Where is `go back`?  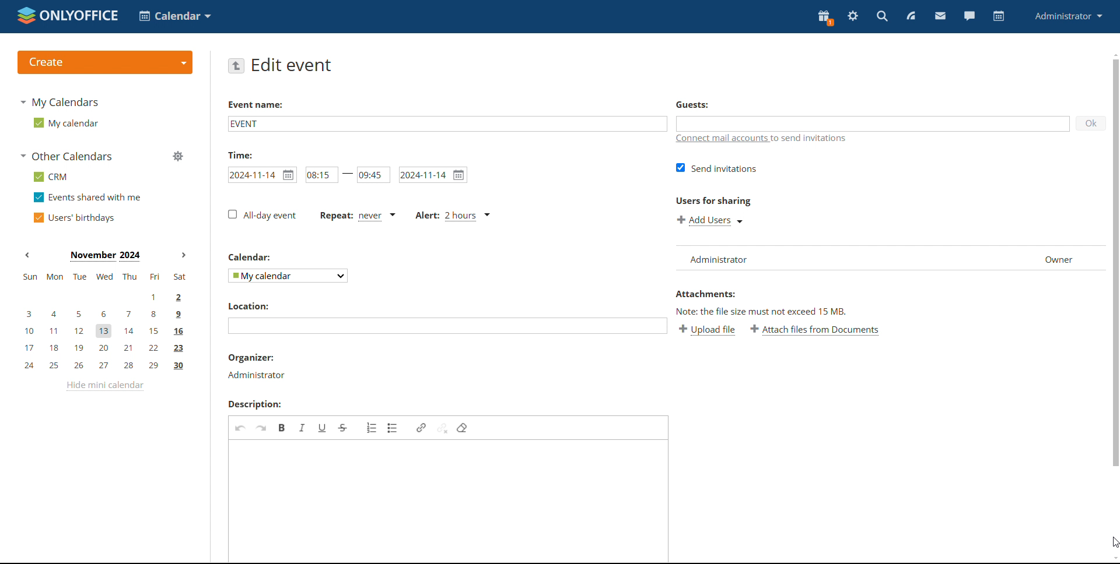 go back is located at coordinates (237, 66).